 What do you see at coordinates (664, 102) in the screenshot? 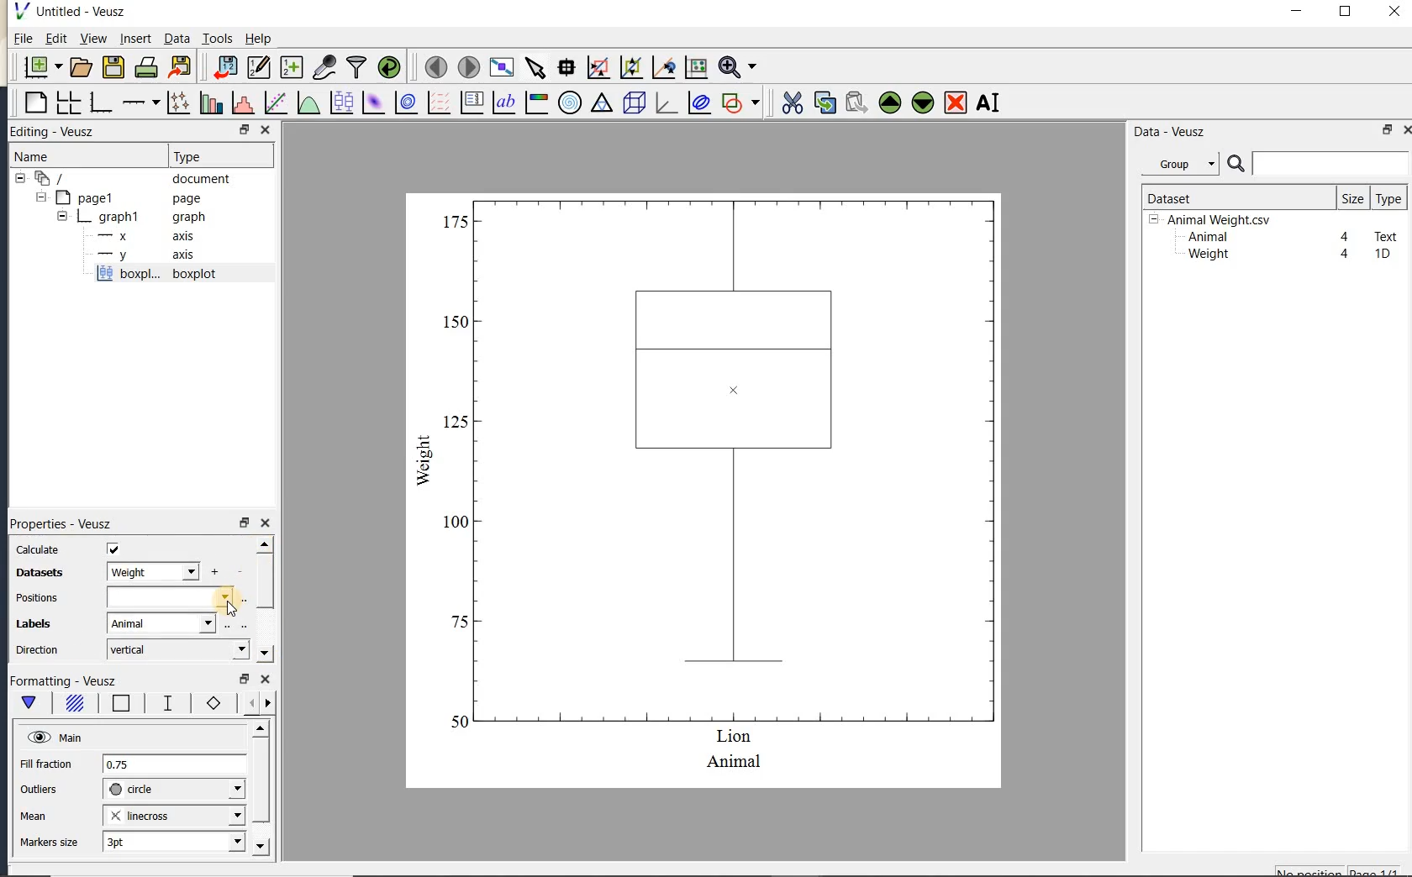
I see `3d graph` at bounding box center [664, 102].